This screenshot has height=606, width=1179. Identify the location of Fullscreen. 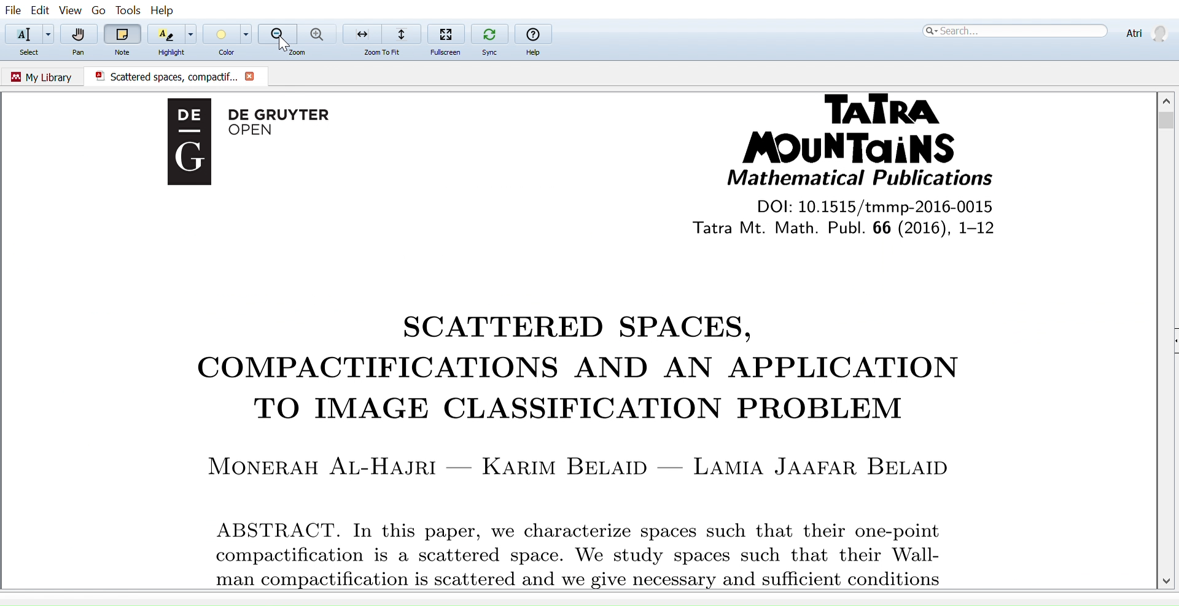
(446, 33).